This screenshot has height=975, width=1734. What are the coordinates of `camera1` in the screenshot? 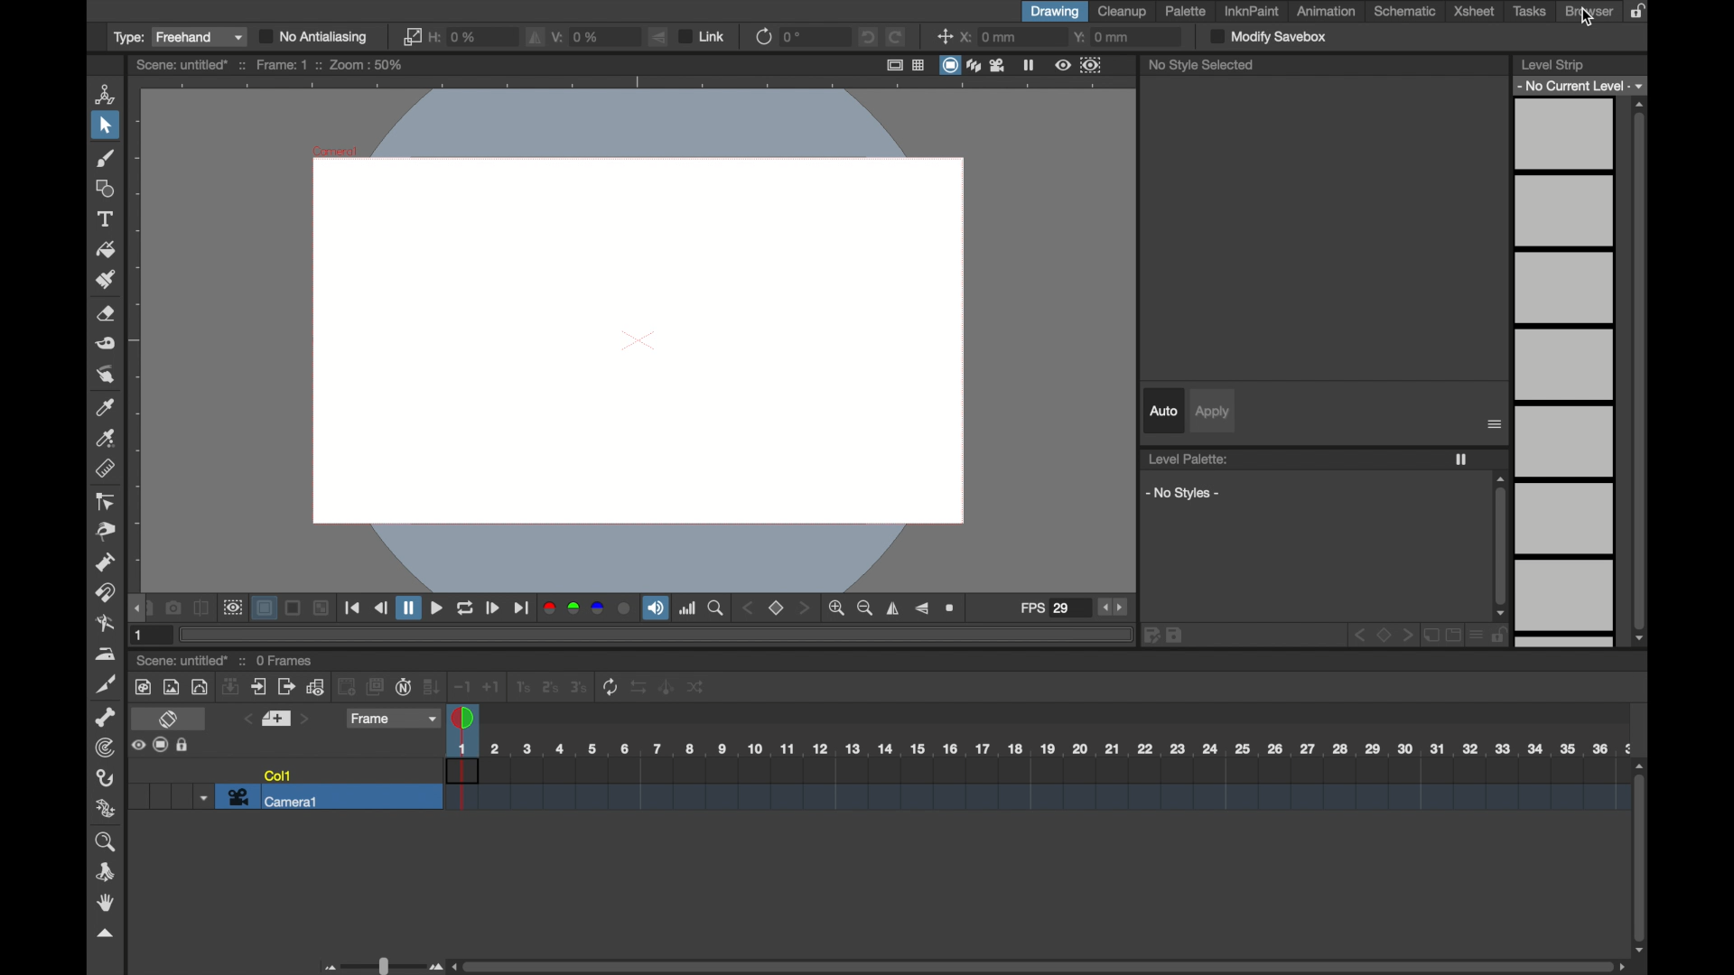 It's located at (274, 799).